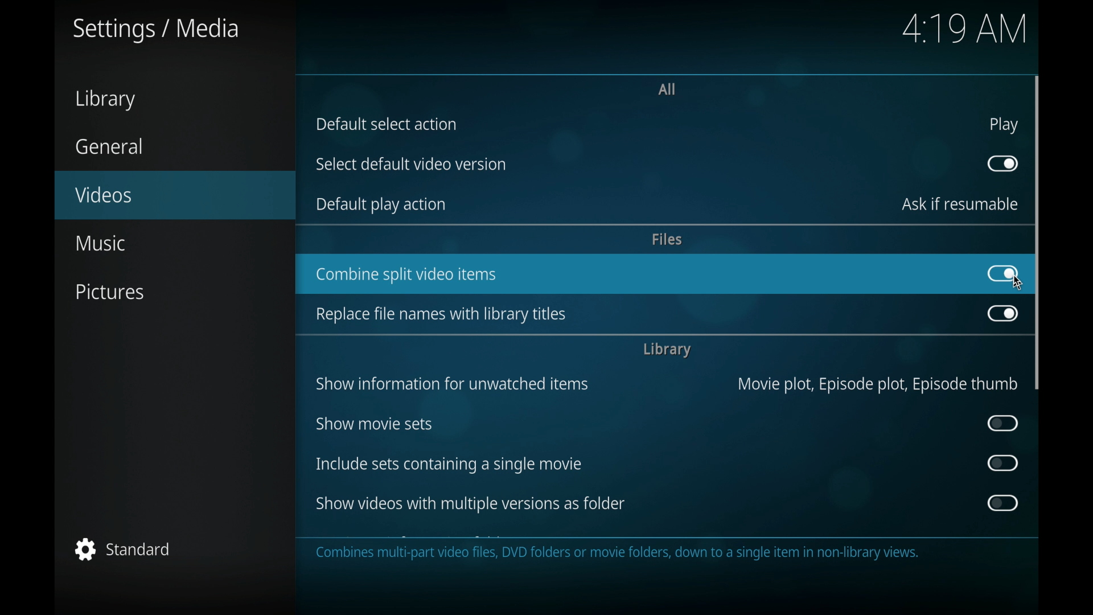  I want to click on toggle button, so click(1003, 423).